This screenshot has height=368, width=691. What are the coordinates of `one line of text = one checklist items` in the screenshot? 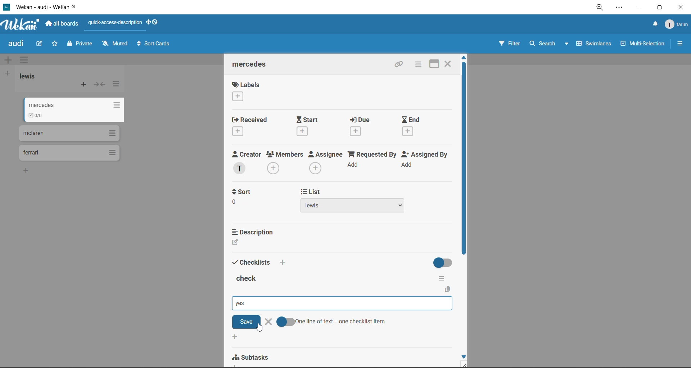 It's located at (334, 322).